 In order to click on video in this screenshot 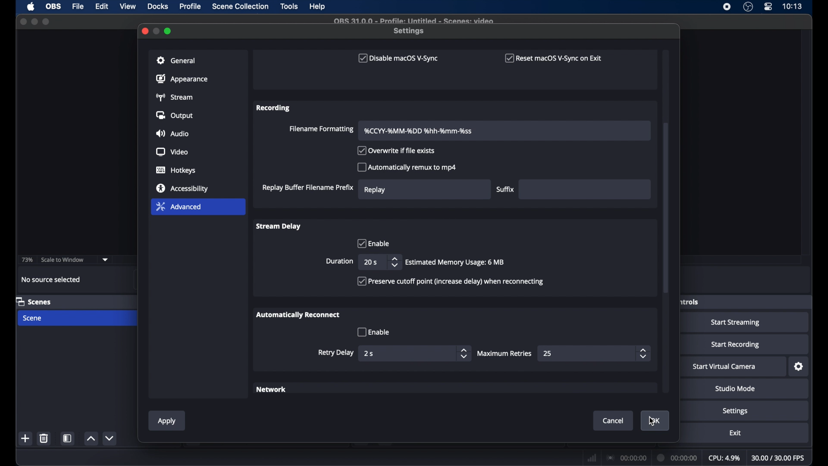, I will do `click(172, 152)`.